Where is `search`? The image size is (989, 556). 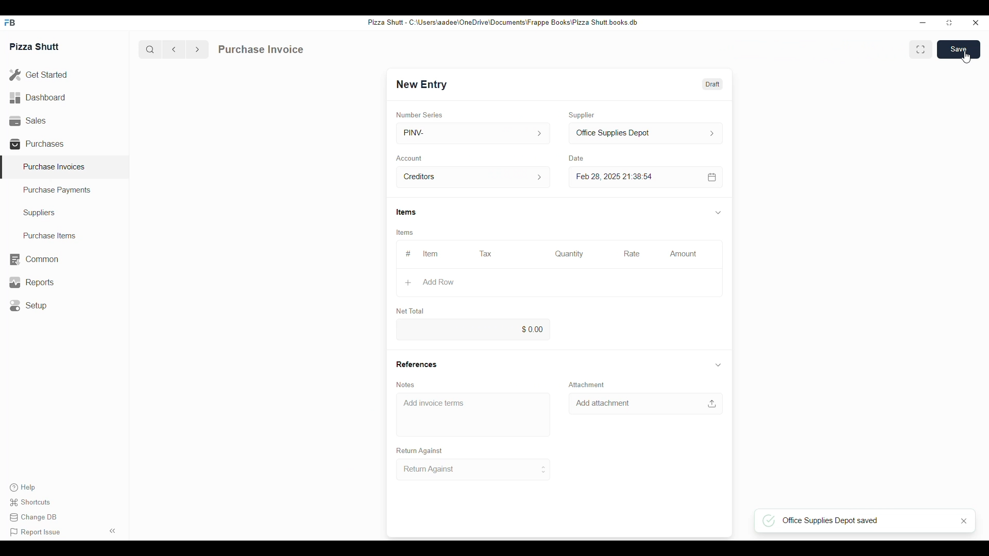 search is located at coordinates (150, 49).